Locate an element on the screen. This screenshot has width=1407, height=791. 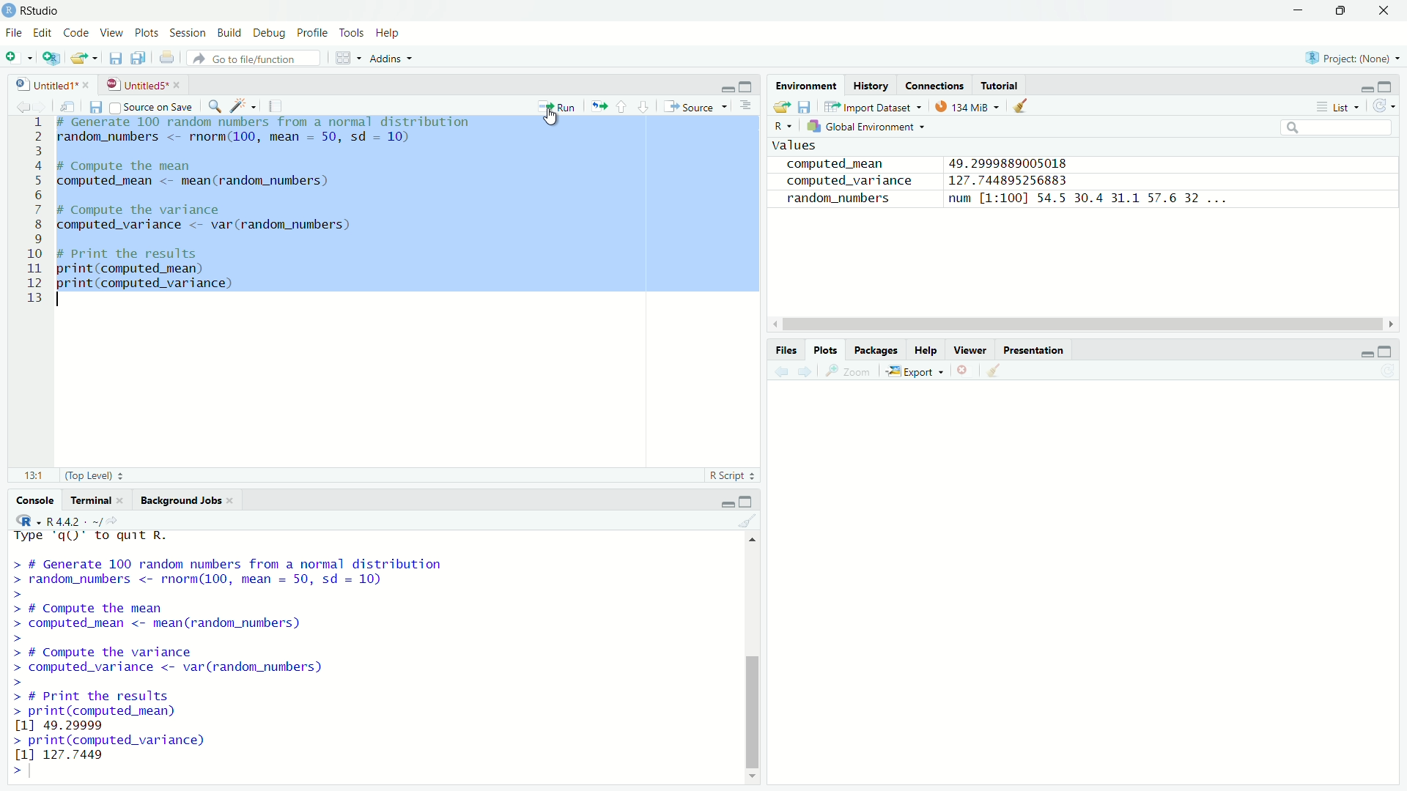
view is located at coordinates (114, 34).